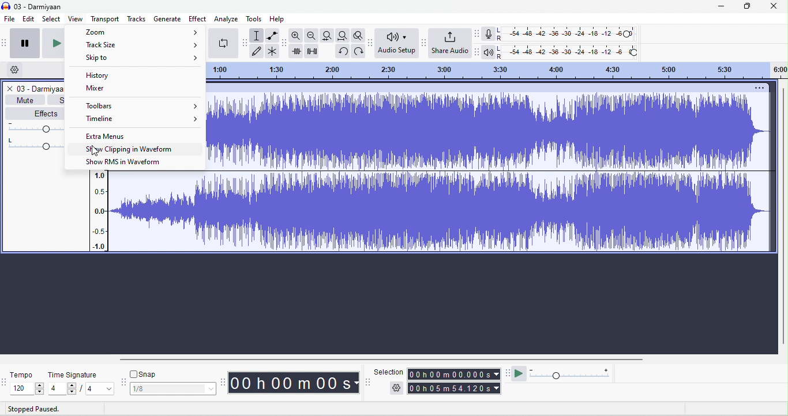 The width and height of the screenshot is (788, 416). What do you see at coordinates (27, 20) in the screenshot?
I see `edit` at bounding box center [27, 20].